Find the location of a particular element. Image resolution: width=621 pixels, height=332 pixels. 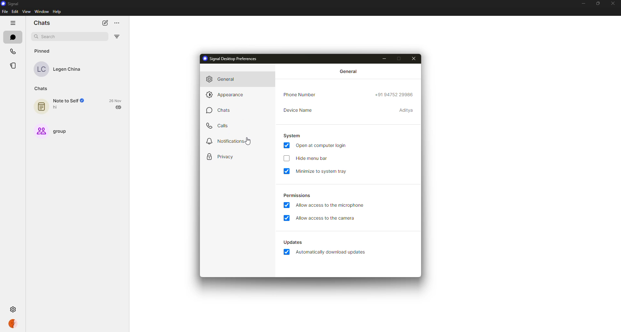

help is located at coordinates (57, 12).